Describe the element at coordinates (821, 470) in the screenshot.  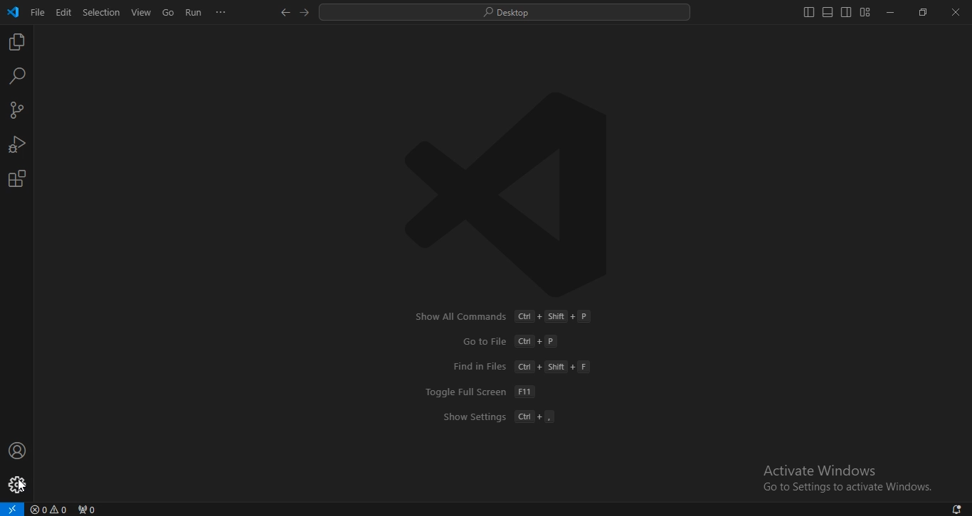
I see `text` at that location.